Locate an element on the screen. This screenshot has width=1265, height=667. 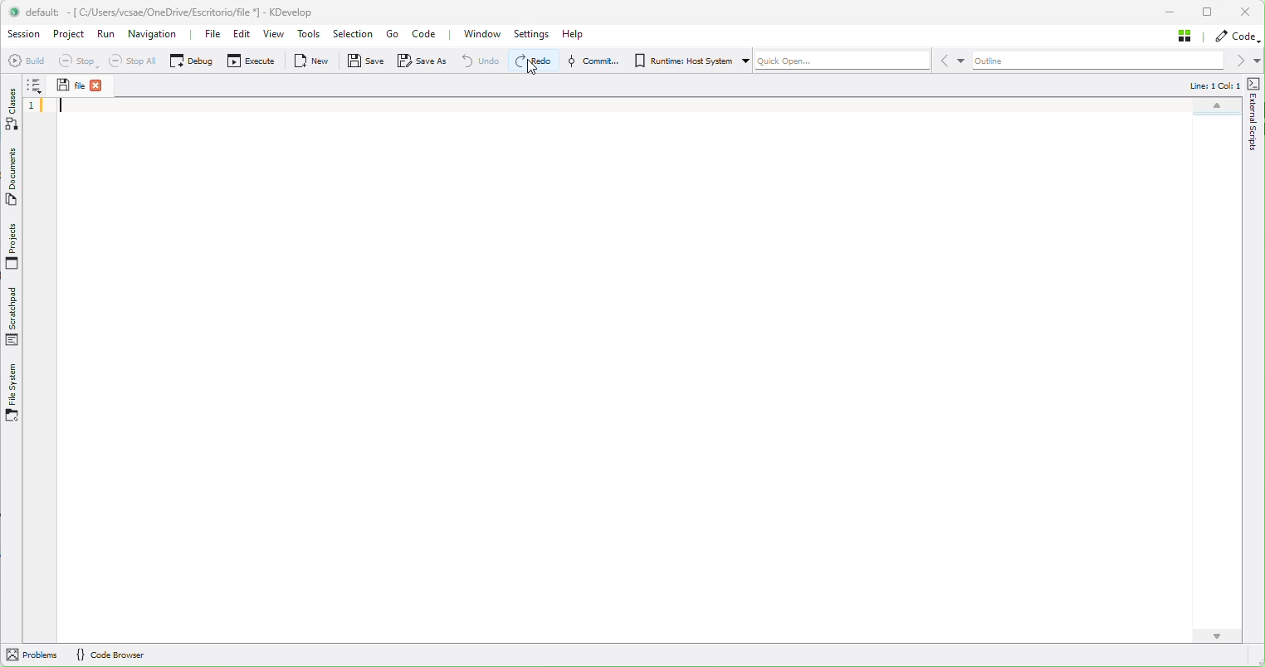
Code is located at coordinates (430, 33).